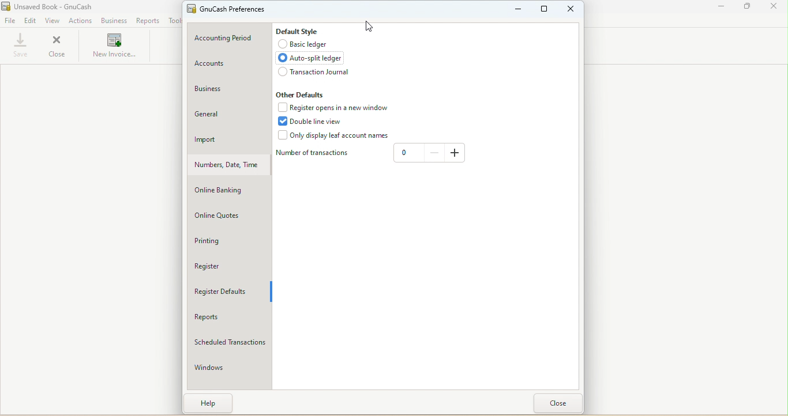 This screenshot has height=416, width=788. What do you see at coordinates (314, 58) in the screenshot?
I see `Auto split ledger` at bounding box center [314, 58].